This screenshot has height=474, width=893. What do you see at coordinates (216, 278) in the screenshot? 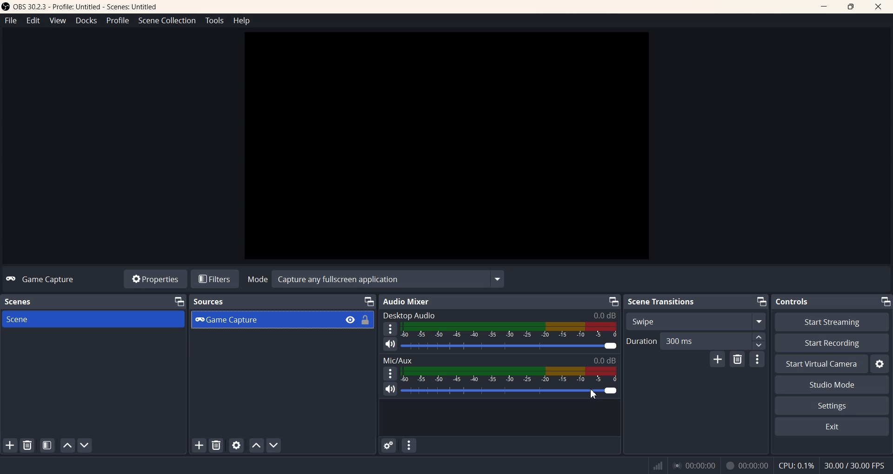
I see `Filters` at bounding box center [216, 278].